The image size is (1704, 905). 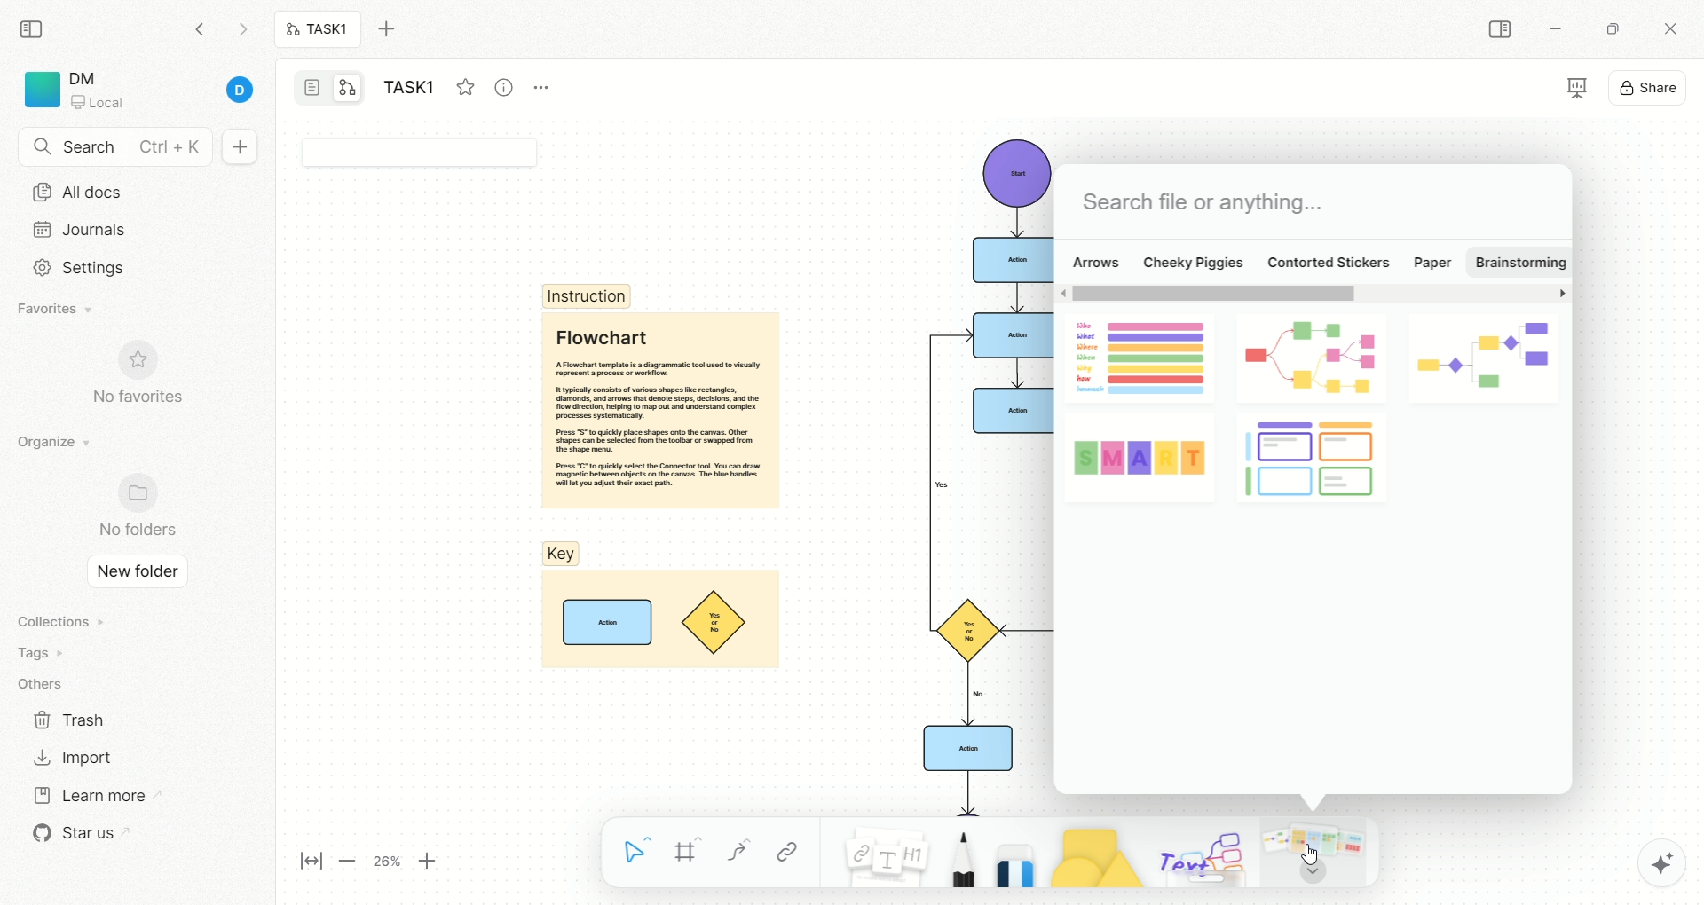 I want to click on task1, so click(x=414, y=90).